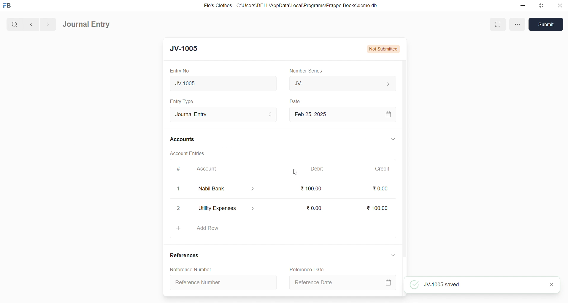 The height and width of the screenshot is (303, 568). I want to click on Reference Number, so click(225, 282).